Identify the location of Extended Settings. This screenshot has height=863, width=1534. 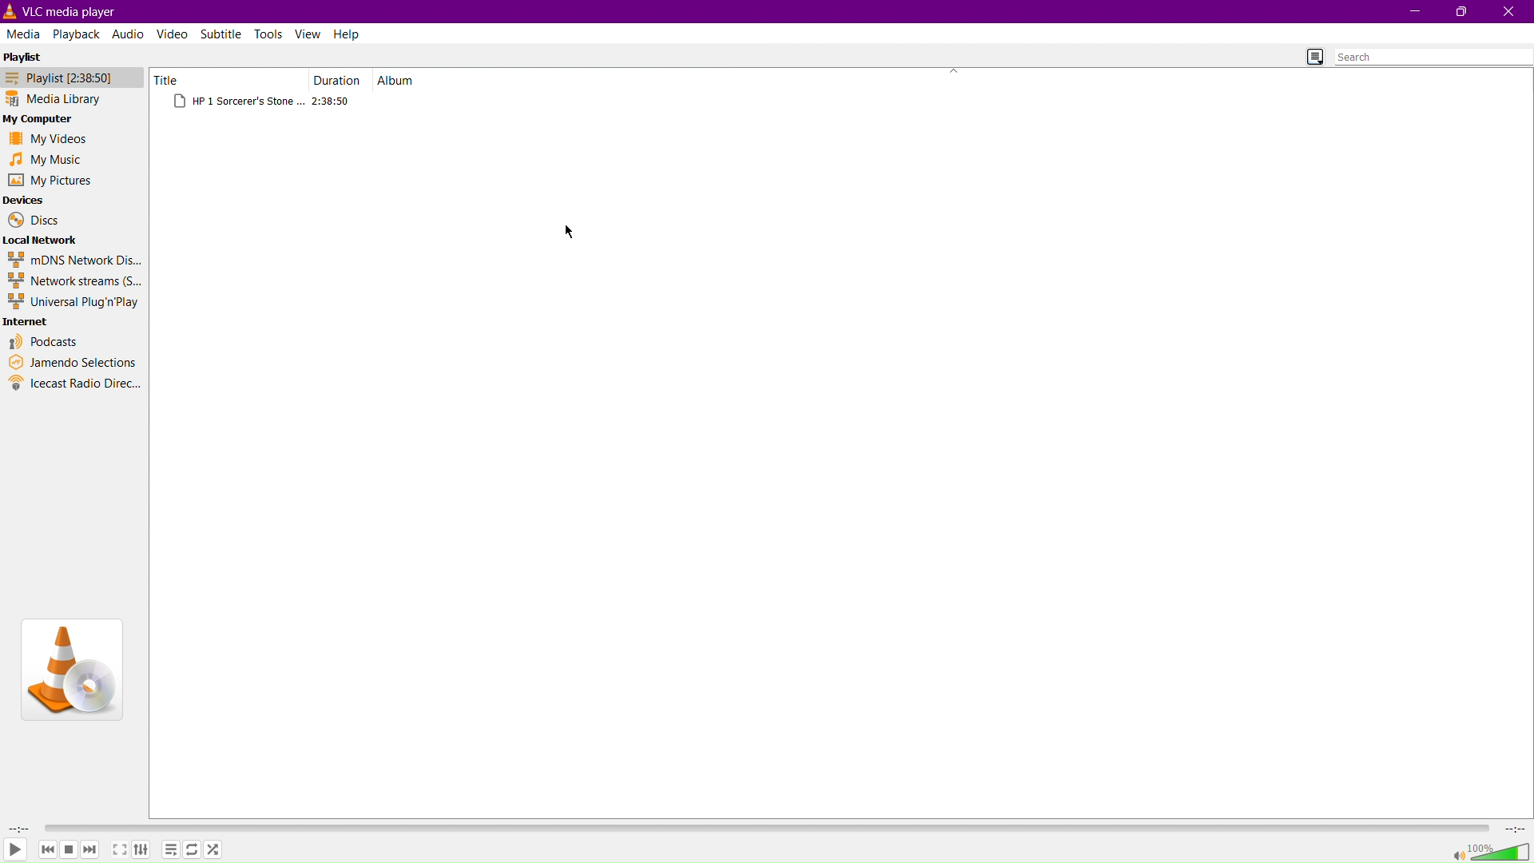
(145, 852).